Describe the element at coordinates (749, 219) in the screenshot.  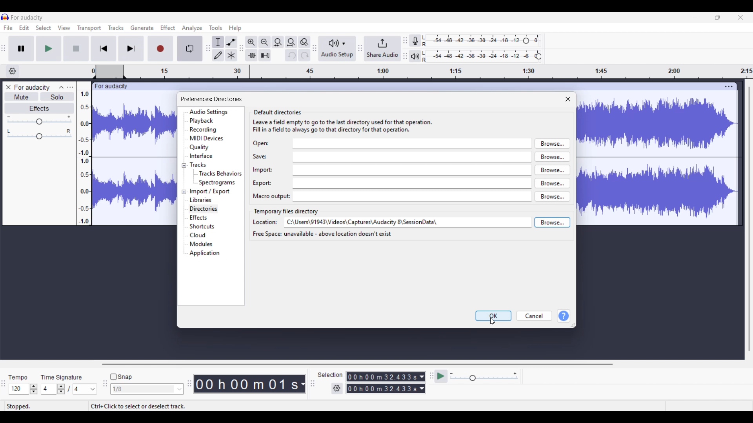
I see `Vertical scroll bar` at that location.